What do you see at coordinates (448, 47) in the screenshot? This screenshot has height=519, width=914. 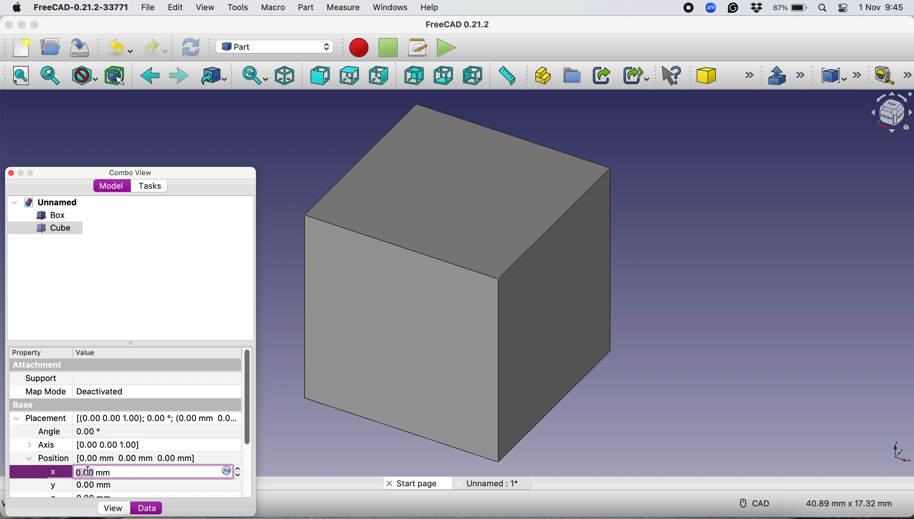 I see `Execute macros` at bounding box center [448, 47].